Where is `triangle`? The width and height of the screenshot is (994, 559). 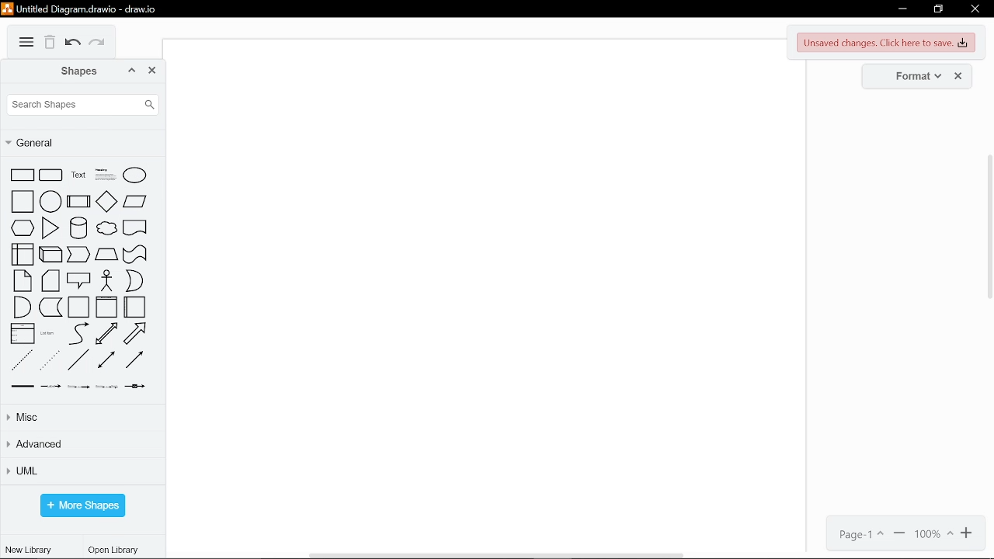
triangle is located at coordinates (50, 229).